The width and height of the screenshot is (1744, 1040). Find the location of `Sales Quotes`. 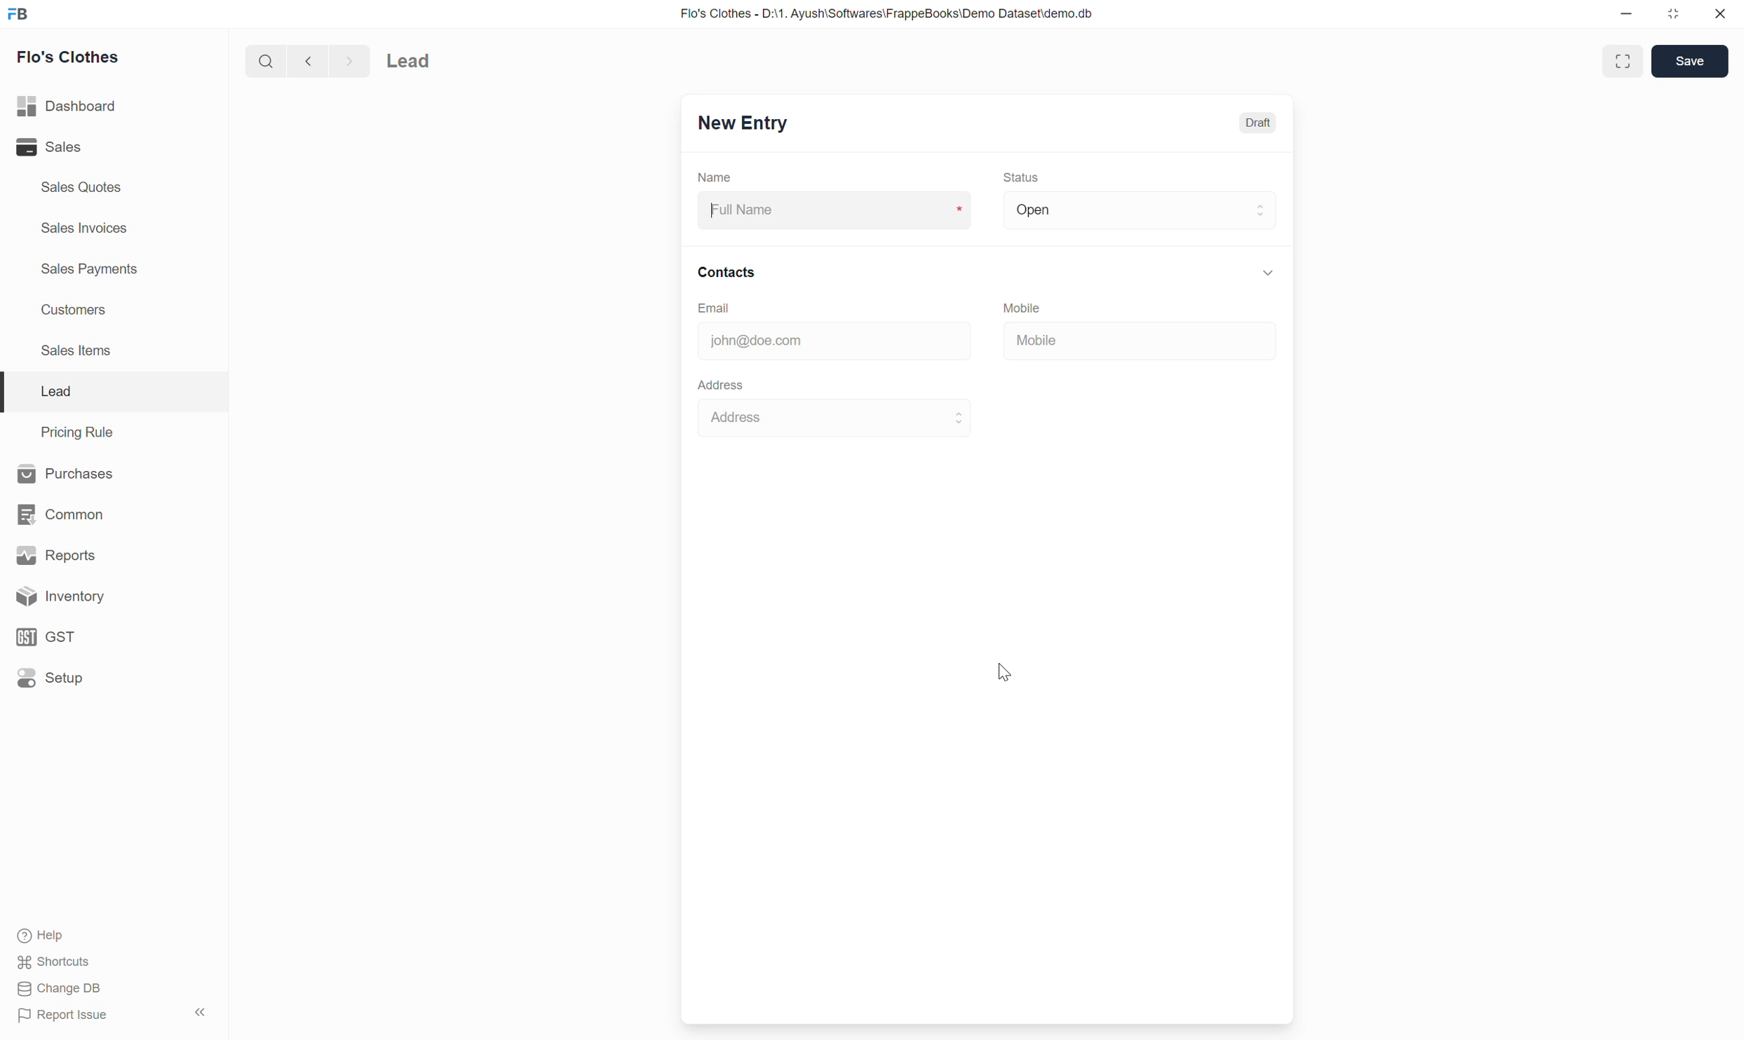

Sales Quotes is located at coordinates (84, 190).